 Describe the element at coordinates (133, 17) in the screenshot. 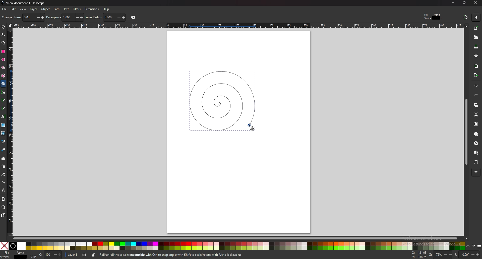

I see `close` at that location.